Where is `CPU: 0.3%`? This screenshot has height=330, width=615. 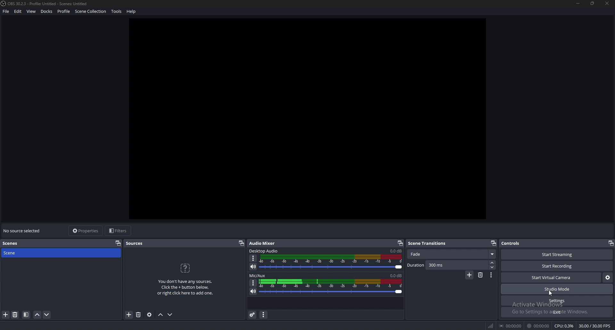 CPU: 0.3% is located at coordinates (564, 326).